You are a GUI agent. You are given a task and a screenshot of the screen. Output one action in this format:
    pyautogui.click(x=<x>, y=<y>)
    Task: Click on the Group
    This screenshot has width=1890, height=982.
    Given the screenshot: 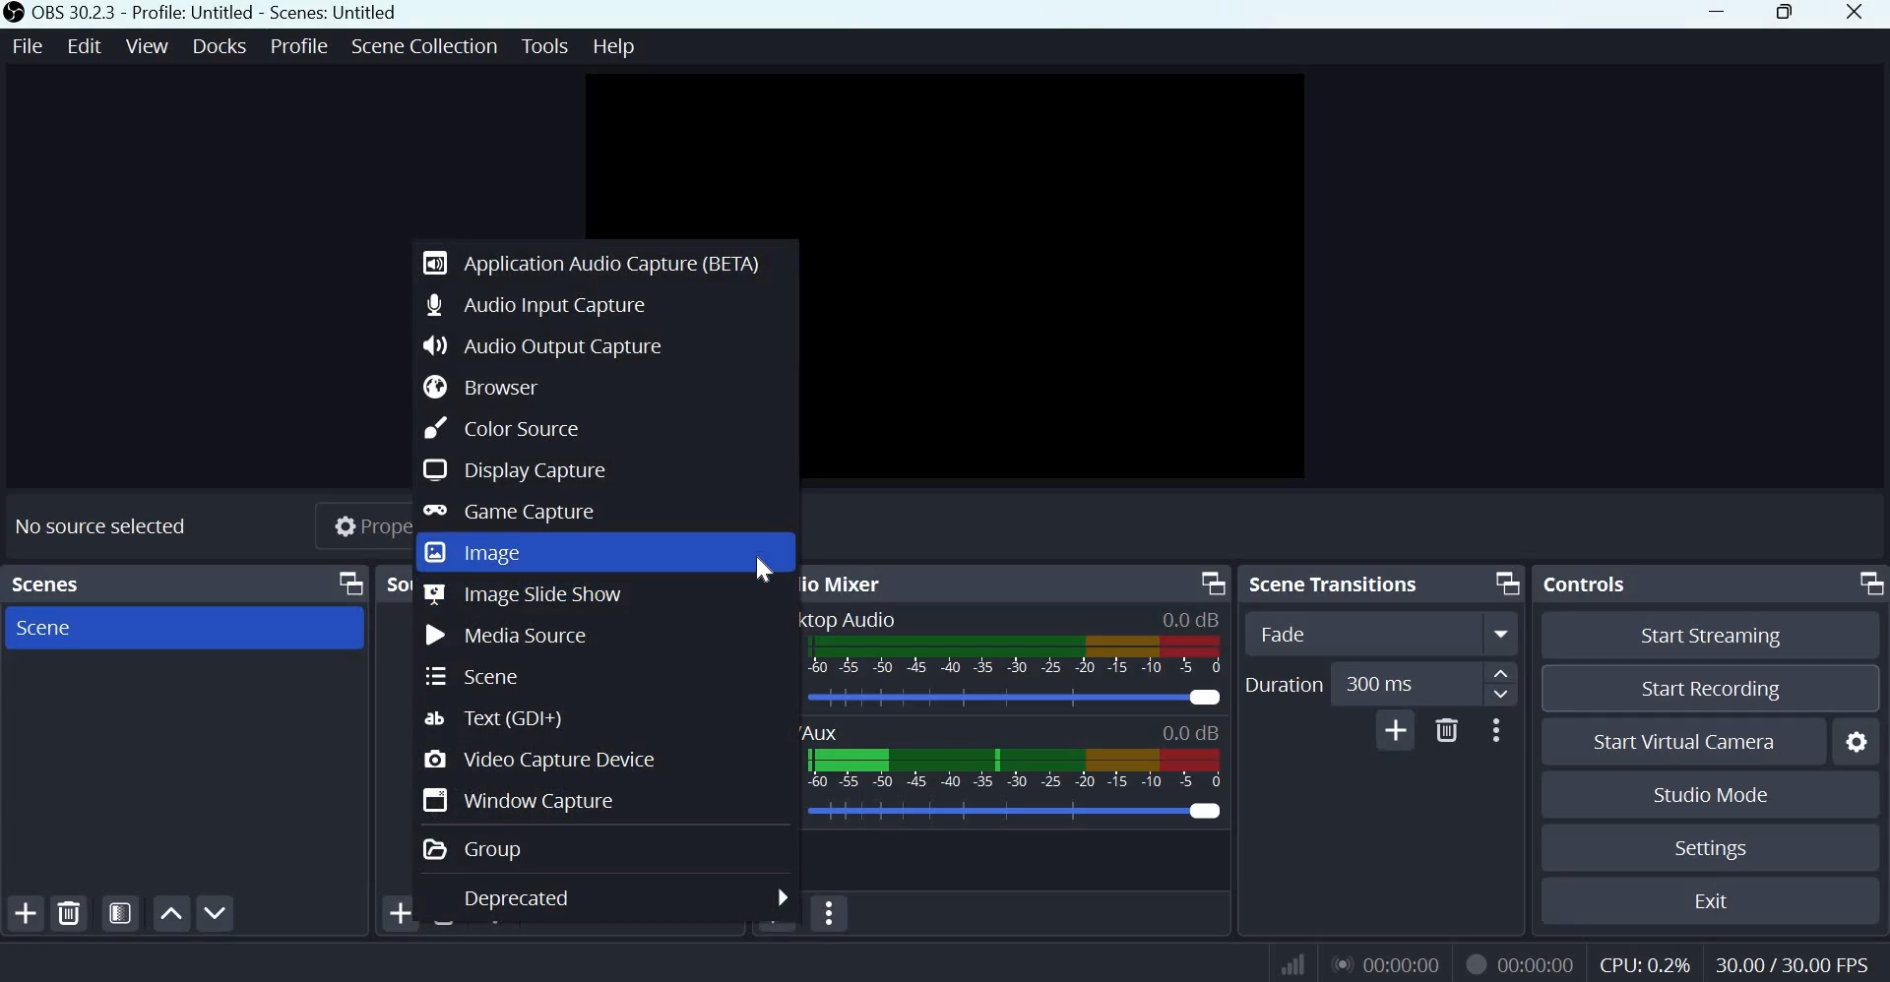 What is the action you would take?
    pyautogui.click(x=473, y=848)
    